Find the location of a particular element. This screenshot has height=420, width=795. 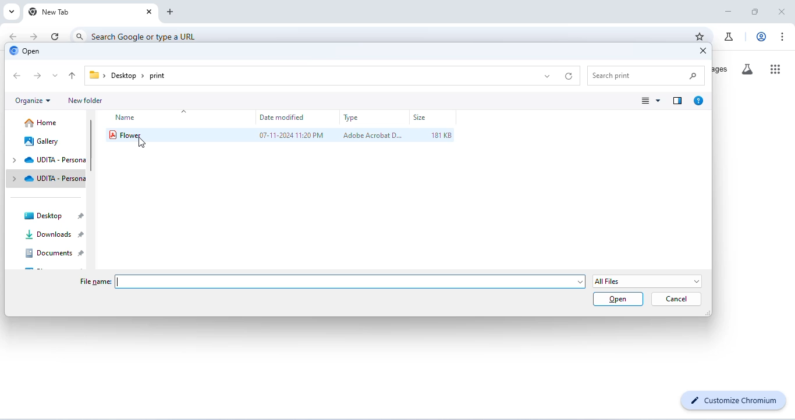

customize chromium is located at coordinates (732, 401).